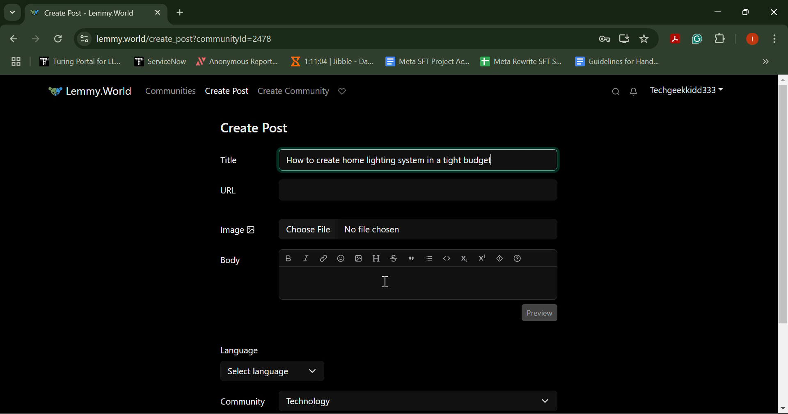  Describe the element at coordinates (720, 40) in the screenshot. I see `Plugins` at that location.